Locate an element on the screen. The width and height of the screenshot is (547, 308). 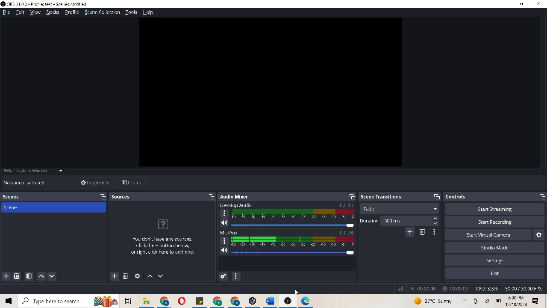
speaker is located at coordinates (224, 222).